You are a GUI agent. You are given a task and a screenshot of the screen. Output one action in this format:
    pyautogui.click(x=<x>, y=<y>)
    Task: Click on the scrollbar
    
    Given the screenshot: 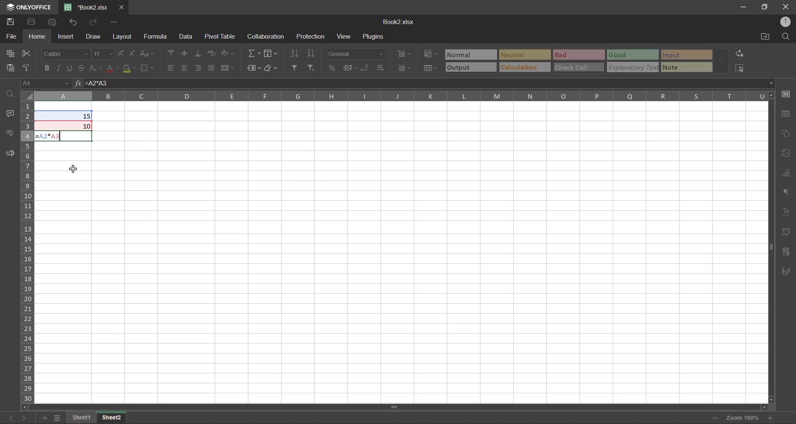 What is the action you would take?
    pyautogui.click(x=771, y=246)
    